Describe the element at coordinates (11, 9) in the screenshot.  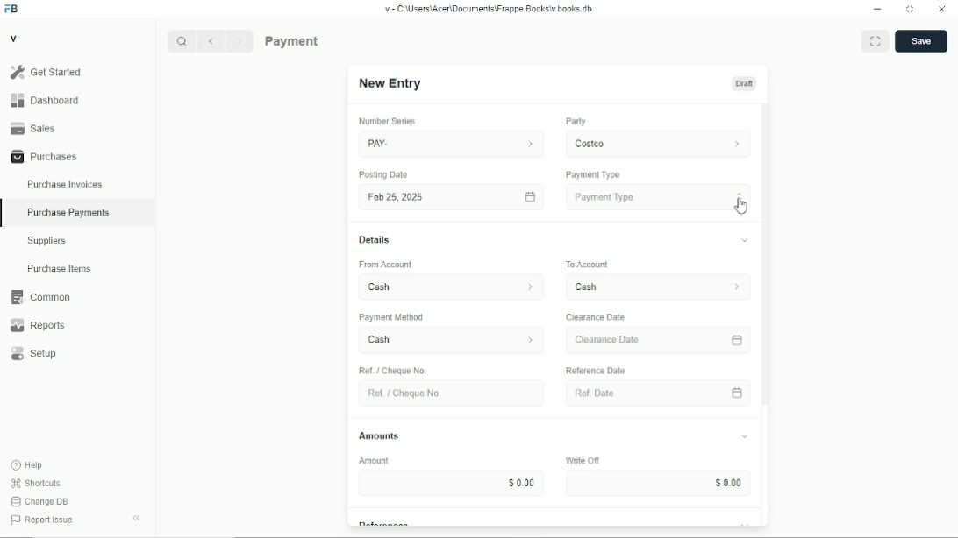
I see `Frappe Books logo` at that location.